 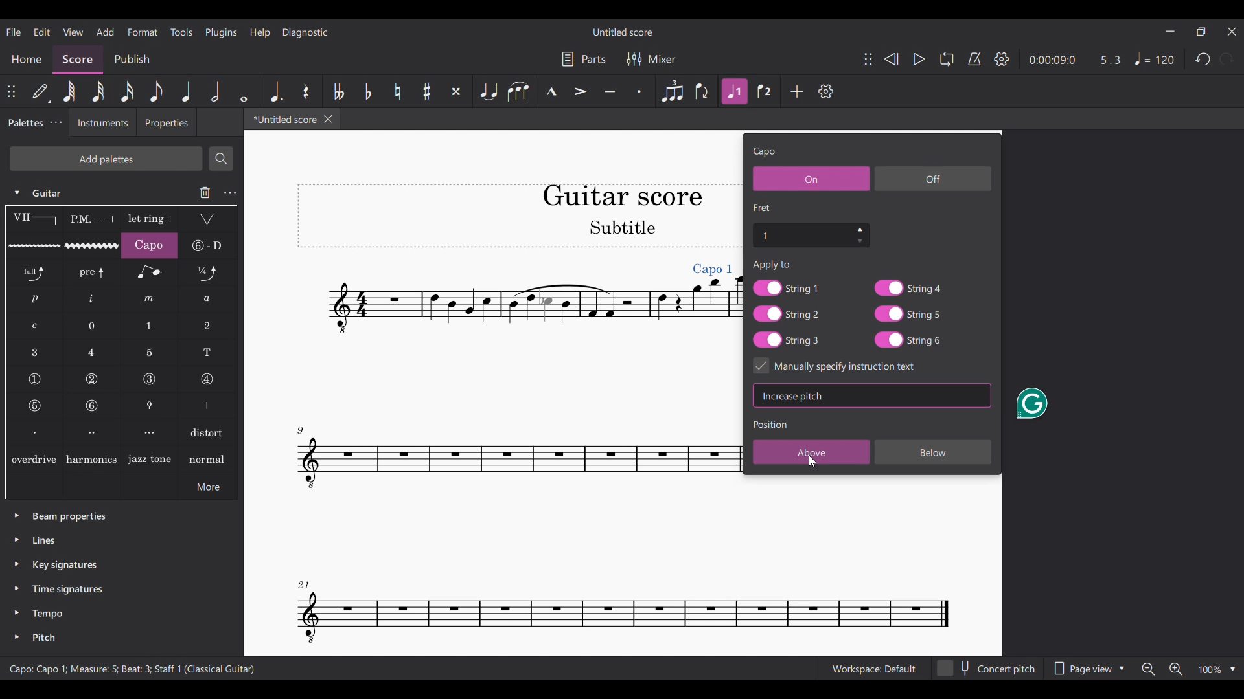 What do you see at coordinates (207, 380) in the screenshot?
I see `String number 4` at bounding box center [207, 380].